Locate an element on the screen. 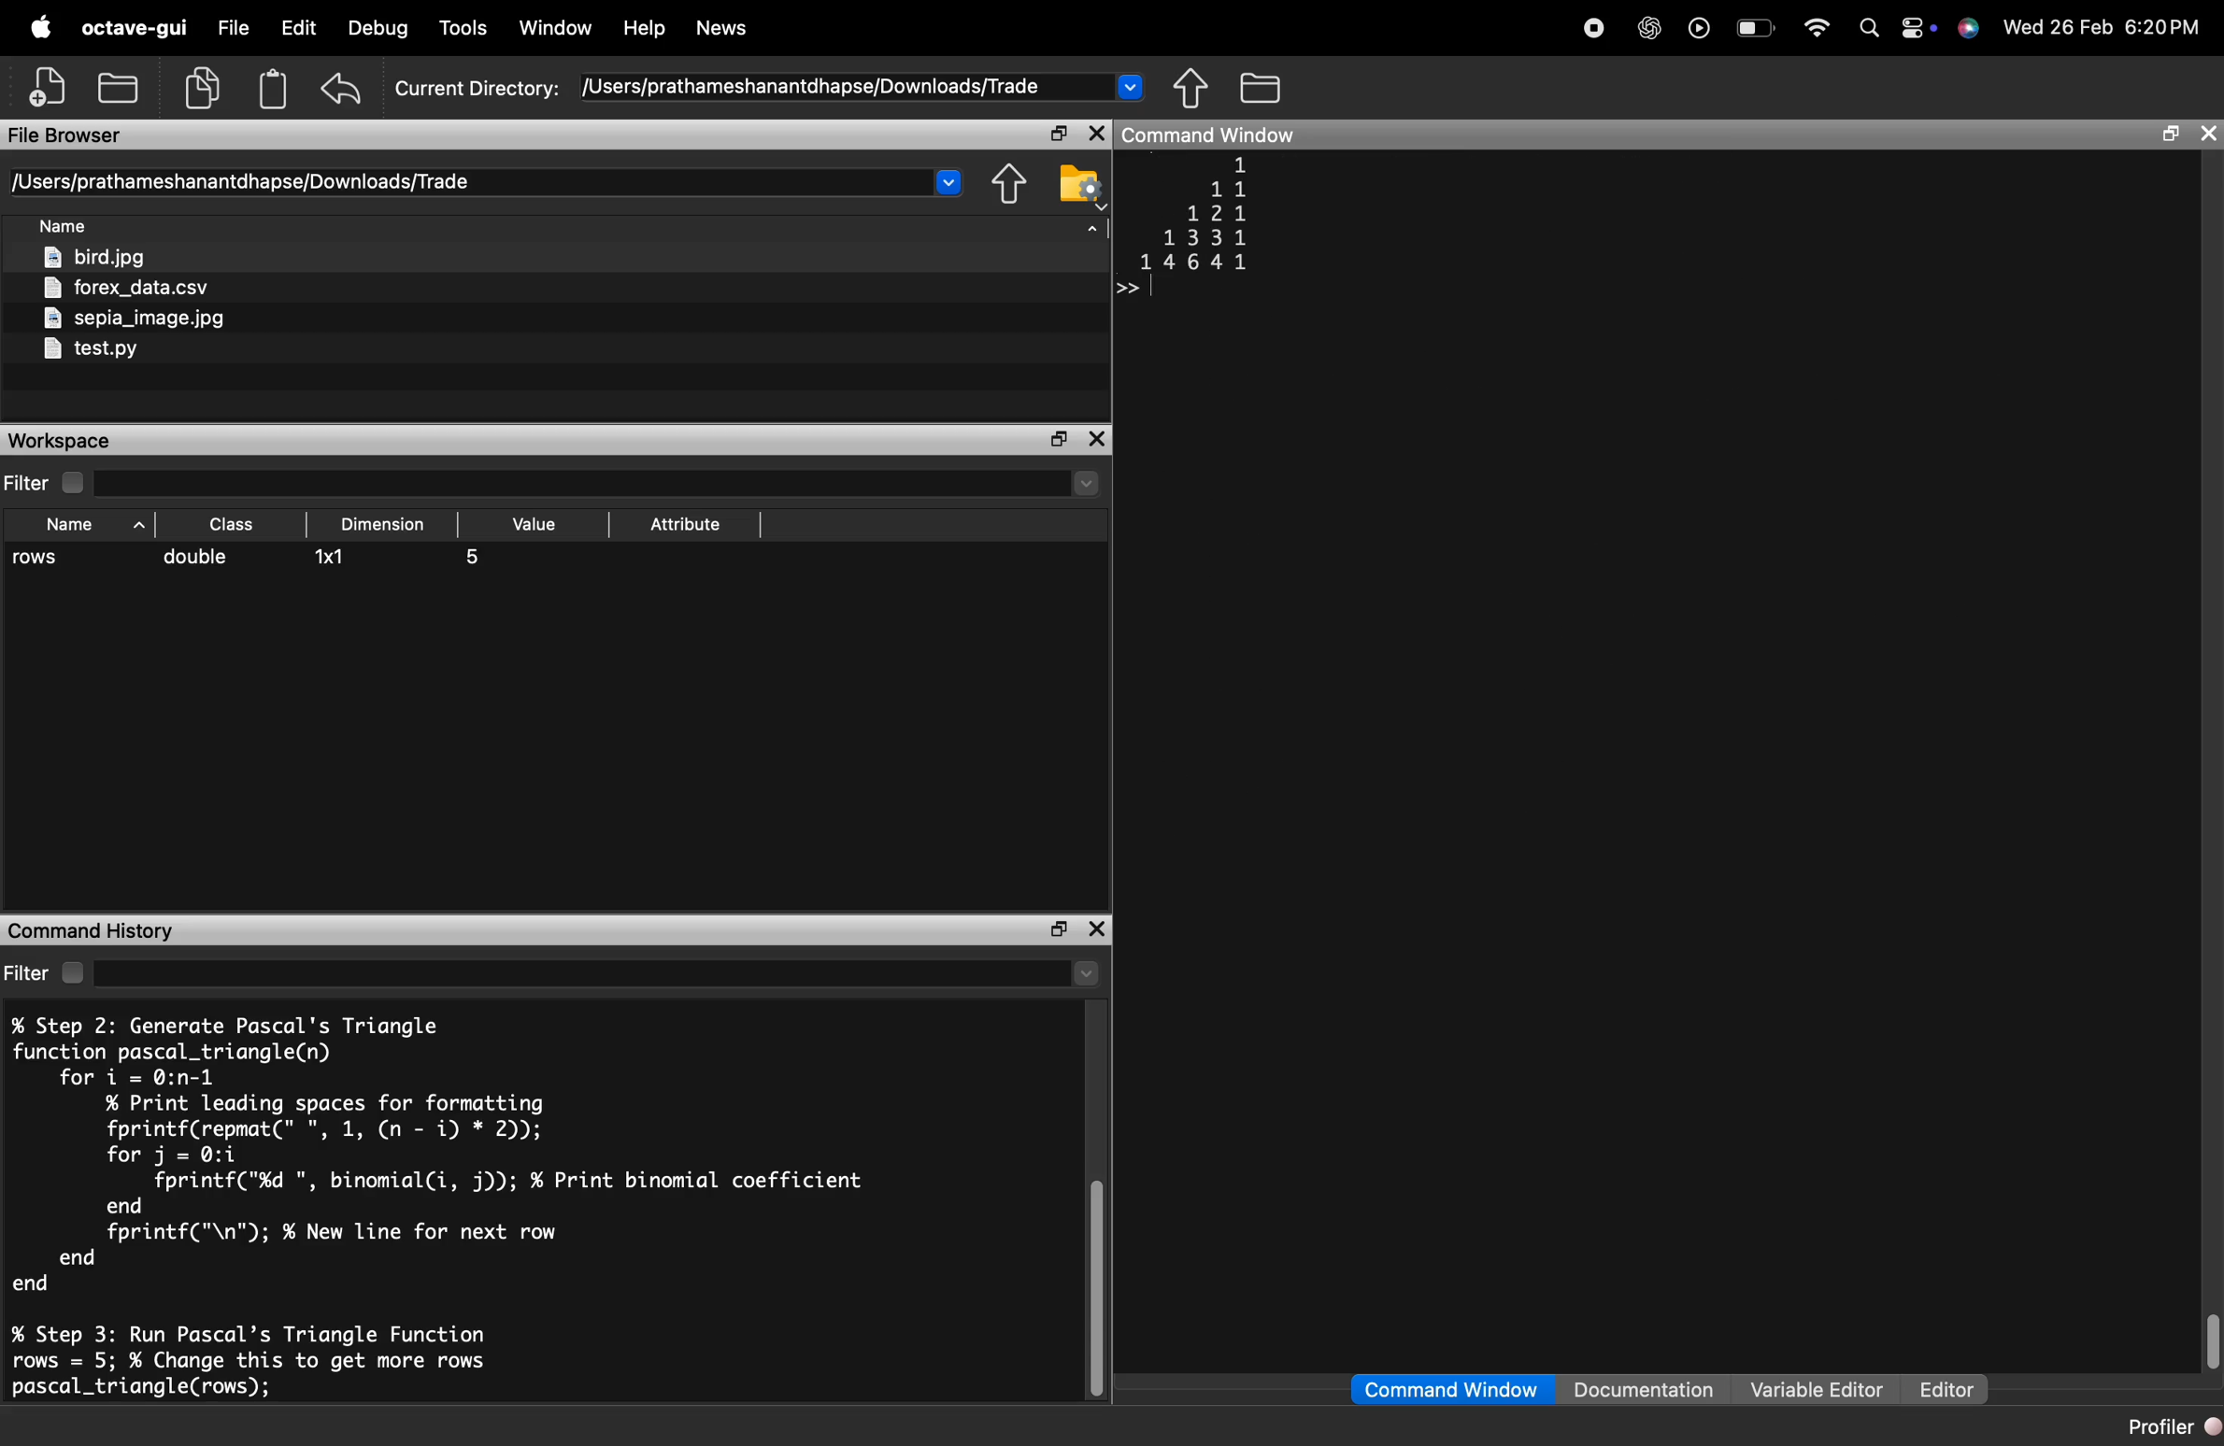 The width and height of the screenshot is (2224, 1446). Dropdown is located at coordinates (1087, 975).